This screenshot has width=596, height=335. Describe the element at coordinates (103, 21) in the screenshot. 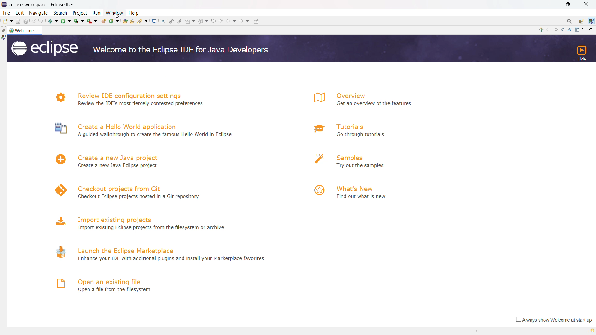

I see `new java package` at that location.